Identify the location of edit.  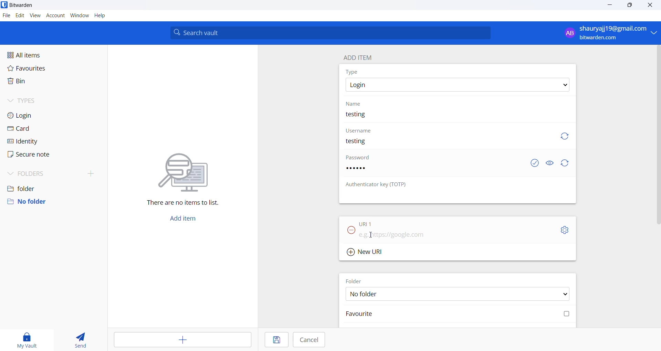
(19, 15).